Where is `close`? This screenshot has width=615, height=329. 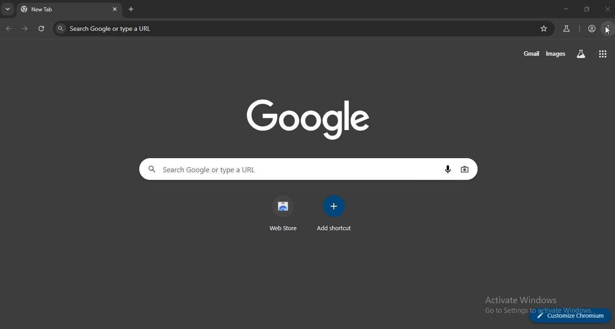
close is located at coordinates (608, 9).